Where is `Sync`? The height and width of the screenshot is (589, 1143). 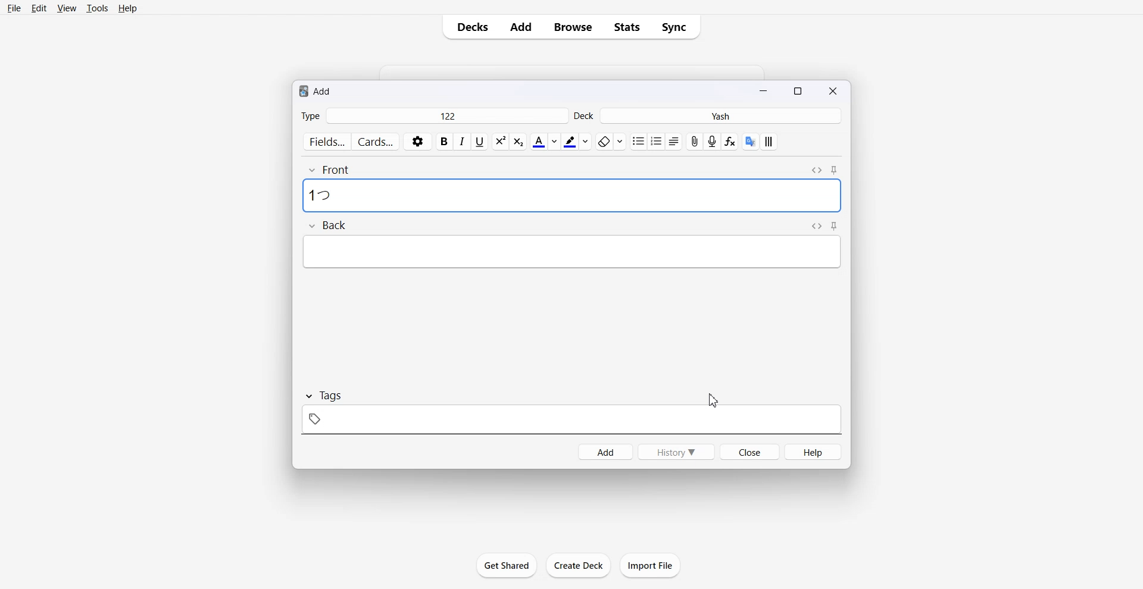
Sync is located at coordinates (677, 27).